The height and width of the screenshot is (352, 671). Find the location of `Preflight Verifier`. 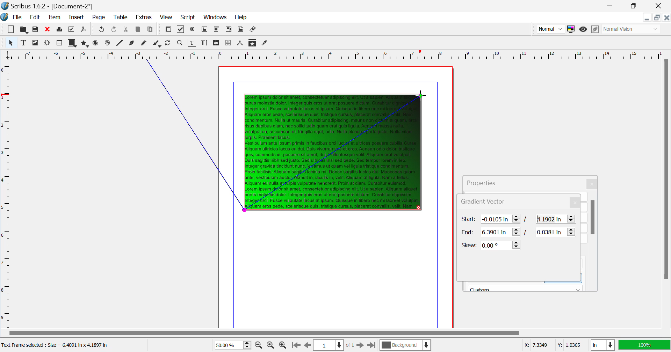

Preflight Verifier is located at coordinates (72, 29).